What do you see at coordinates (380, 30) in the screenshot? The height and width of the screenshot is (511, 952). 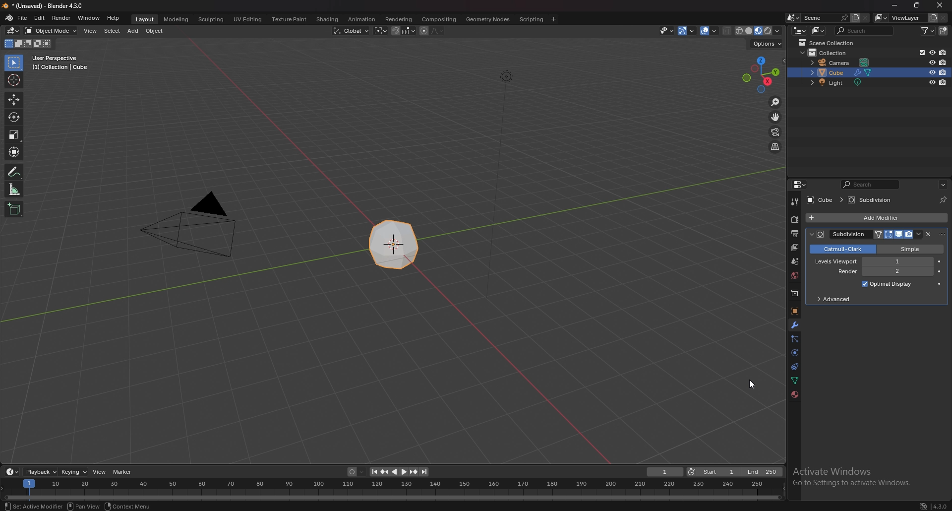 I see `transform pivot point` at bounding box center [380, 30].